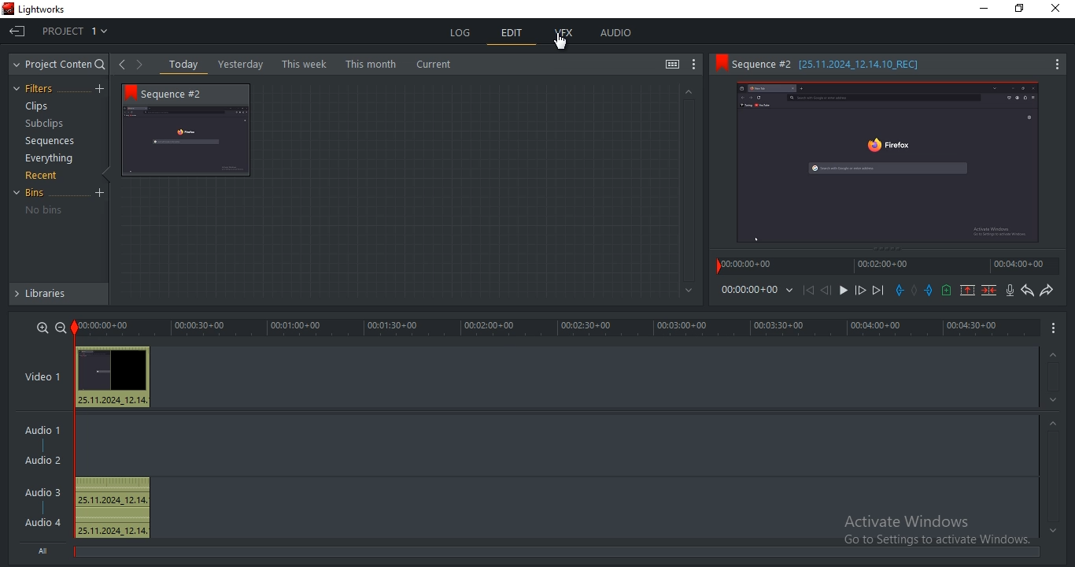 Image resolution: width=1075 pixels, height=567 pixels. What do you see at coordinates (1057, 401) in the screenshot?
I see `greyed out down arrow` at bounding box center [1057, 401].